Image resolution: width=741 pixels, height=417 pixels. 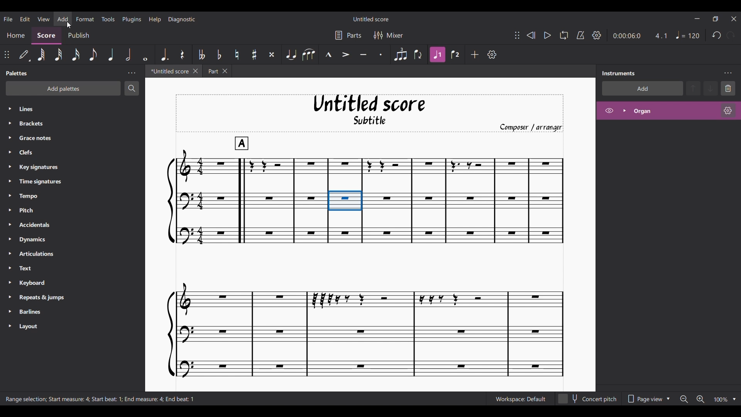 What do you see at coordinates (58, 55) in the screenshot?
I see `32nd note` at bounding box center [58, 55].